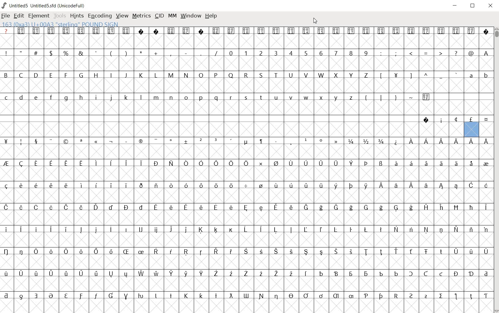 The height and width of the screenshot is (313, 499). I want to click on Symbol, so click(96, 230).